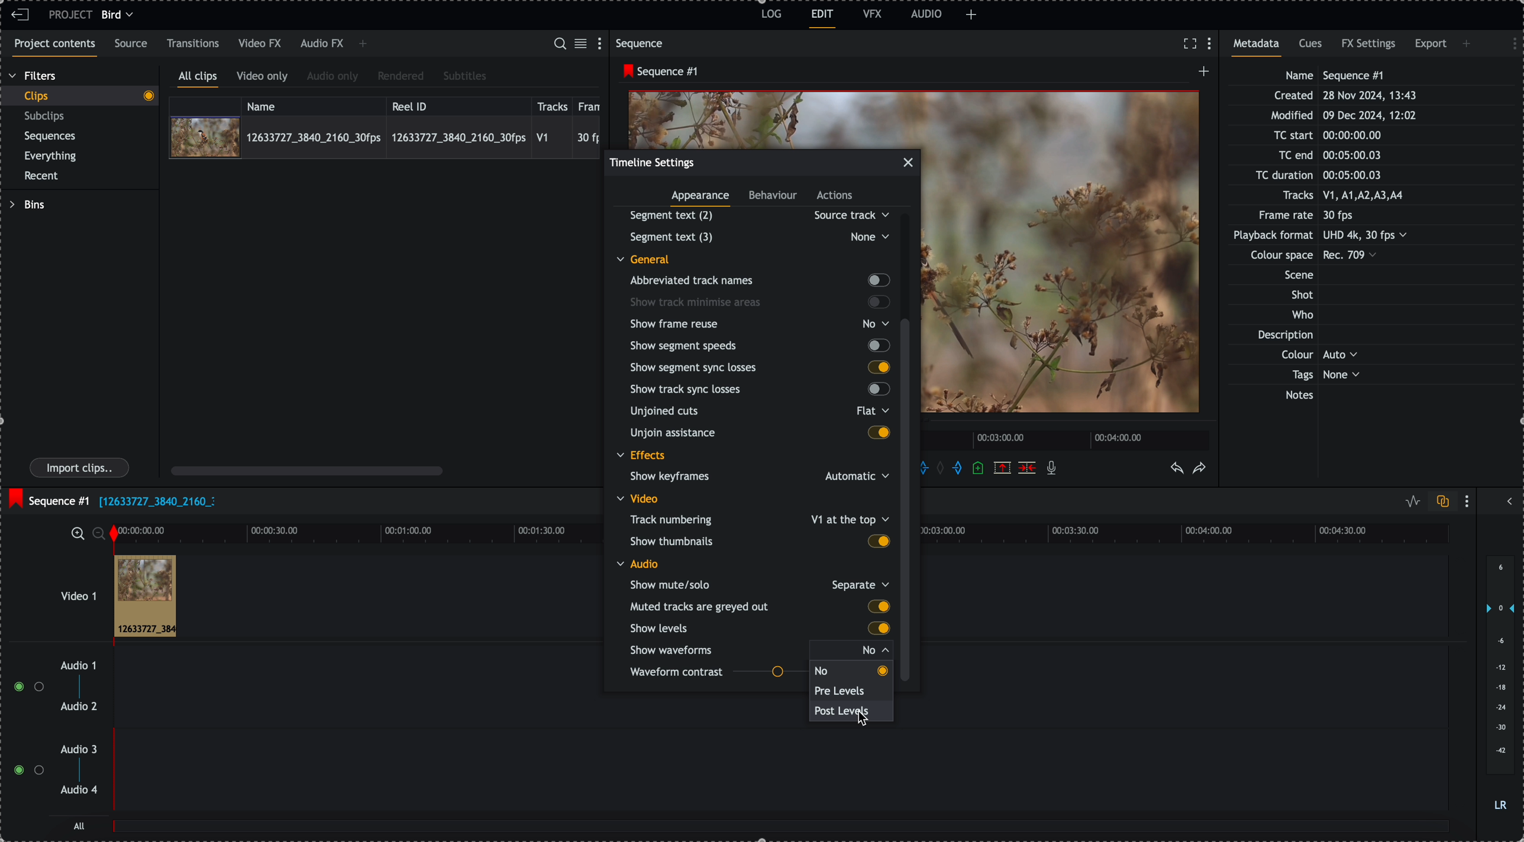 The width and height of the screenshot is (1524, 842). What do you see at coordinates (754, 478) in the screenshot?
I see `show keyframes` at bounding box center [754, 478].